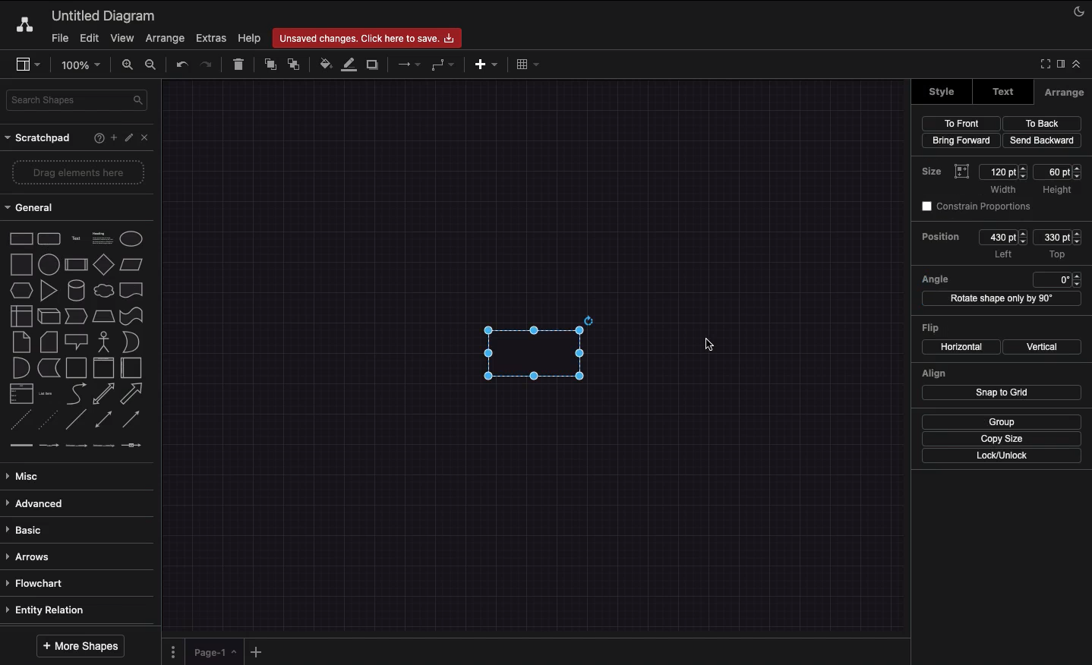  I want to click on cursor, so click(709, 344).